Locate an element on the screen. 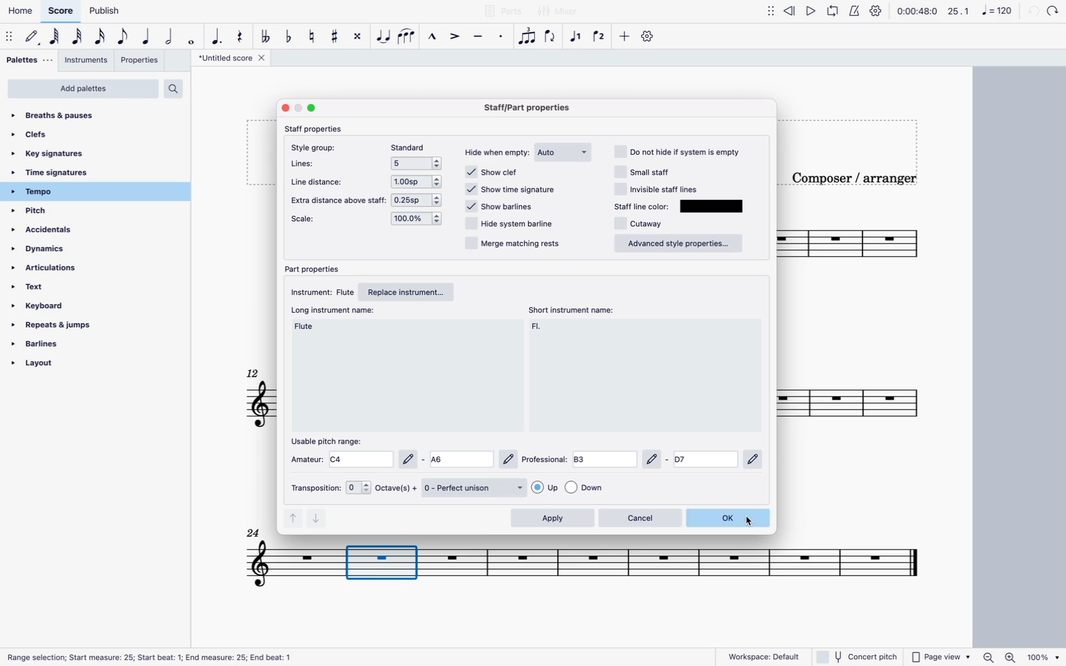 Image resolution: width=1066 pixels, height=666 pixels. add palettes is located at coordinates (83, 89).